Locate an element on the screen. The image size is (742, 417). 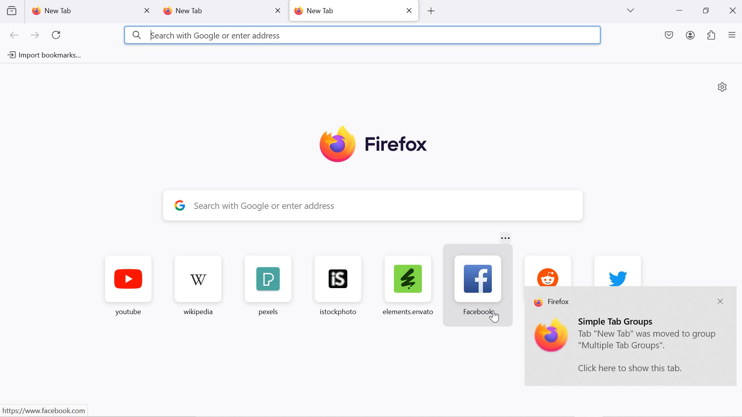
refresh is located at coordinates (57, 35).